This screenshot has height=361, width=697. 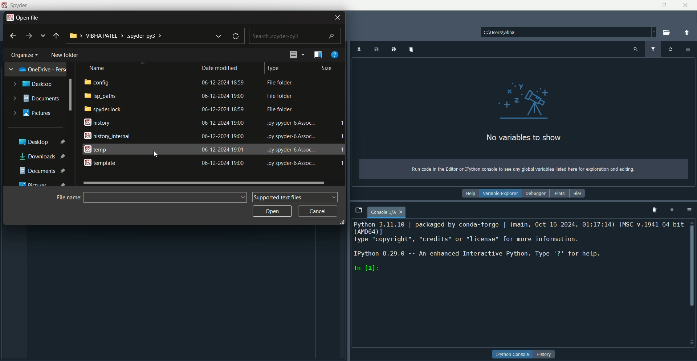 What do you see at coordinates (318, 211) in the screenshot?
I see `cancel` at bounding box center [318, 211].